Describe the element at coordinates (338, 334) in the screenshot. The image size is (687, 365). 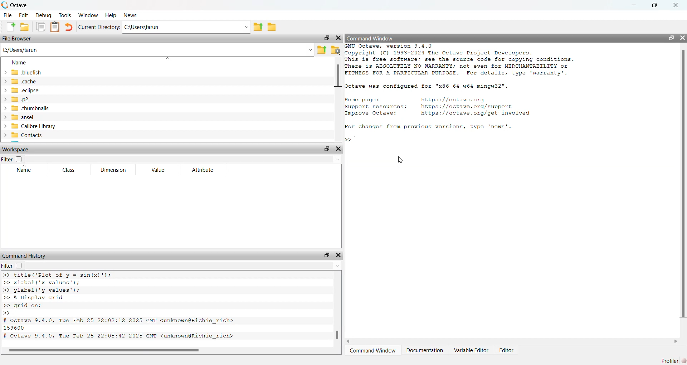
I see `scroll bar` at that location.